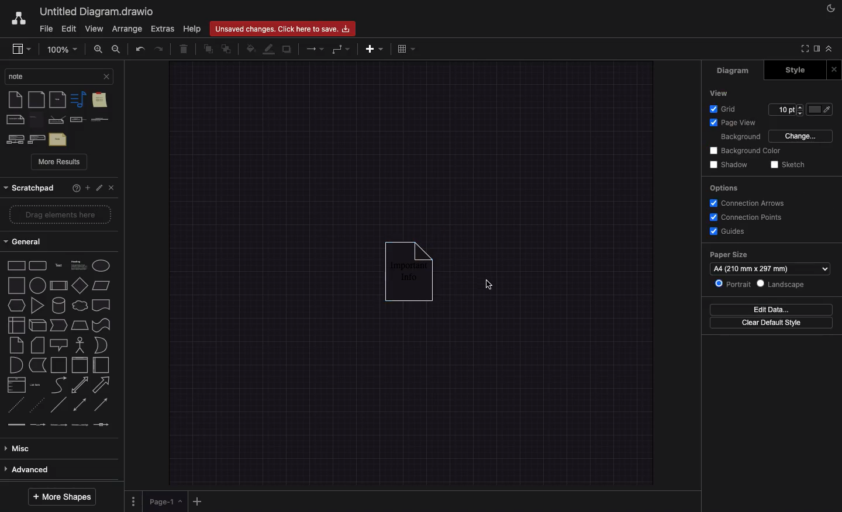 The height and width of the screenshot is (512, 842). I want to click on Edit date, so click(767, 309).